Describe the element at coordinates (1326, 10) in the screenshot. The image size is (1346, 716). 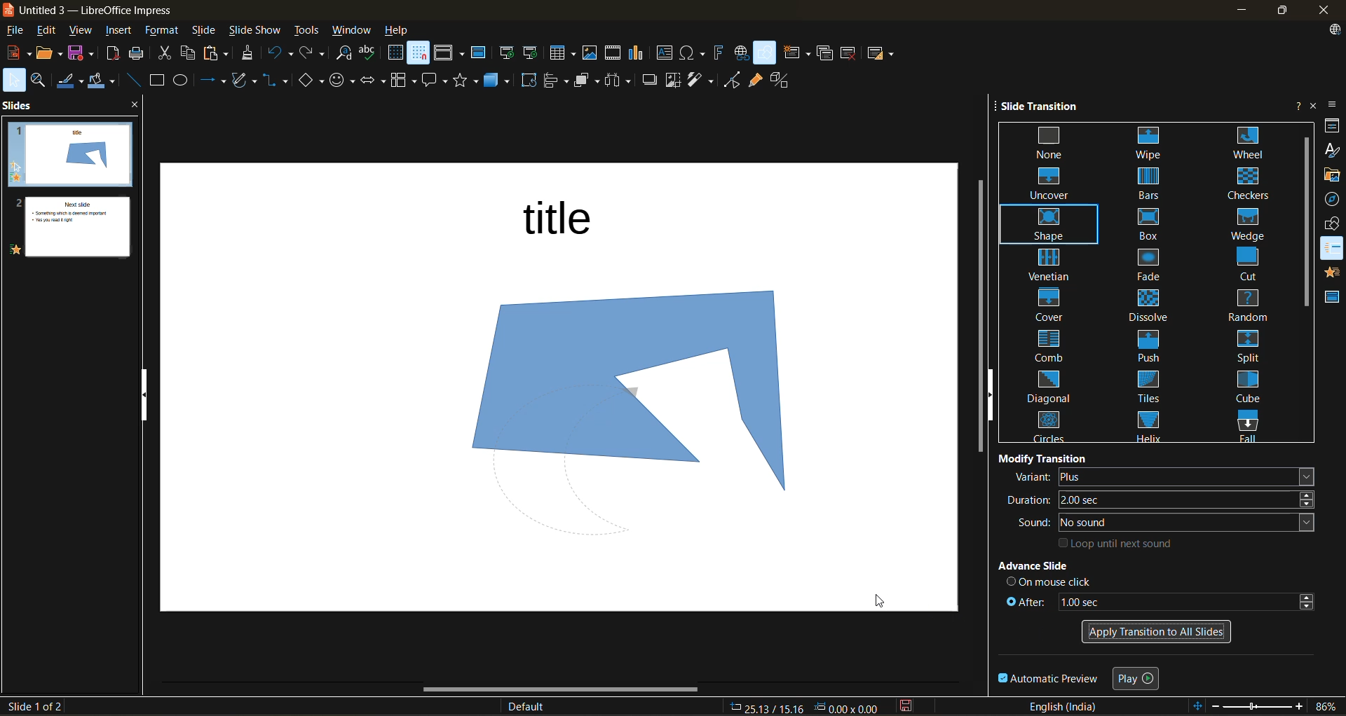
I see `close` at that location.